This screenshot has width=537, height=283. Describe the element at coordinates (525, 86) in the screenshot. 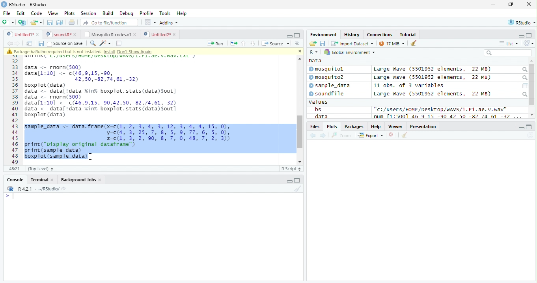

I see `Calendar` at that location.